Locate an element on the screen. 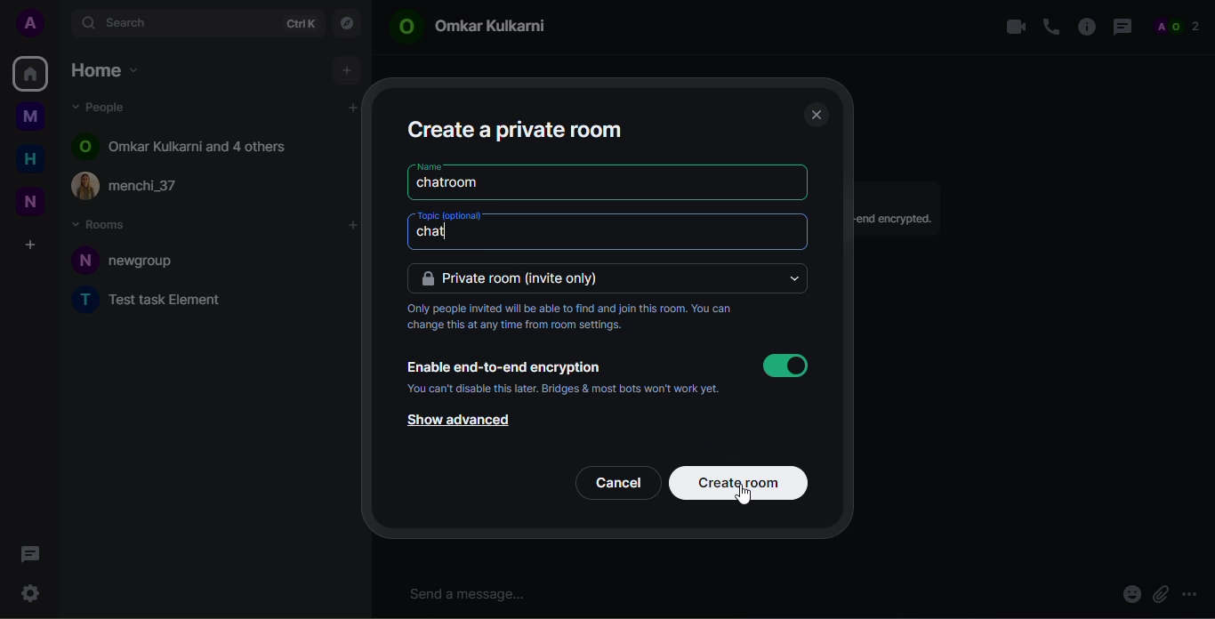  new is located at coordinates (30, 203).